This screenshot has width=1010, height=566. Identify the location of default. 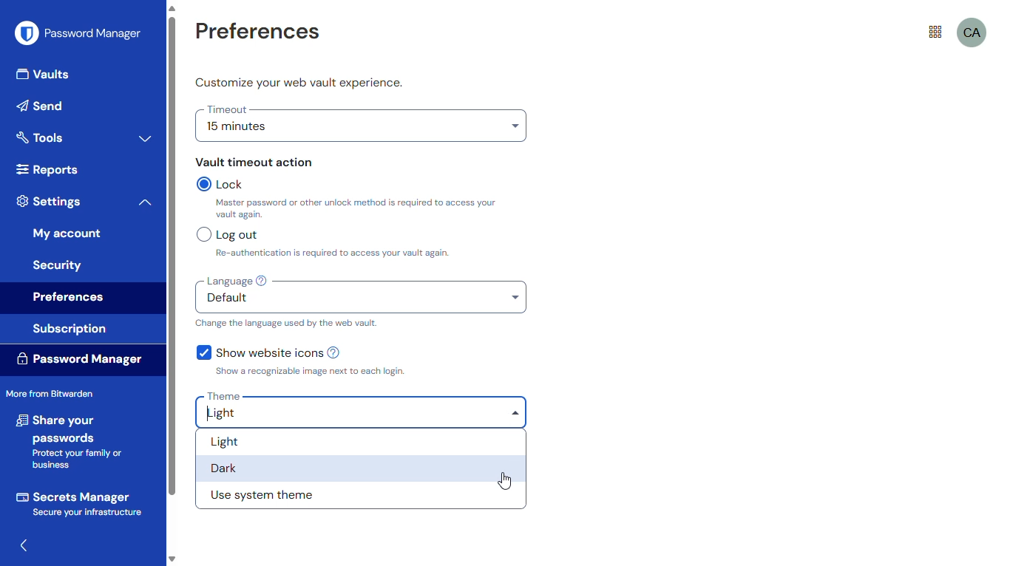
(362, 299).